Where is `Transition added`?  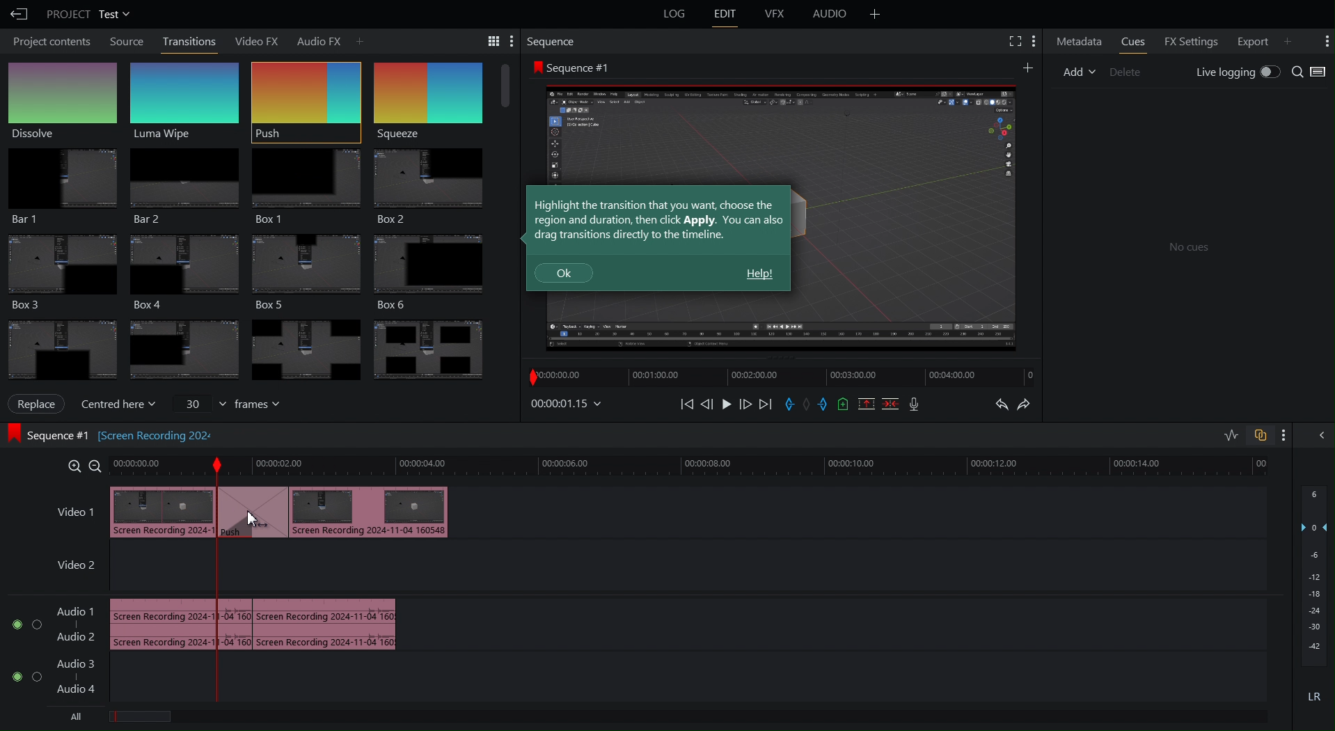 Transition added is located at coordinates (301, 512).